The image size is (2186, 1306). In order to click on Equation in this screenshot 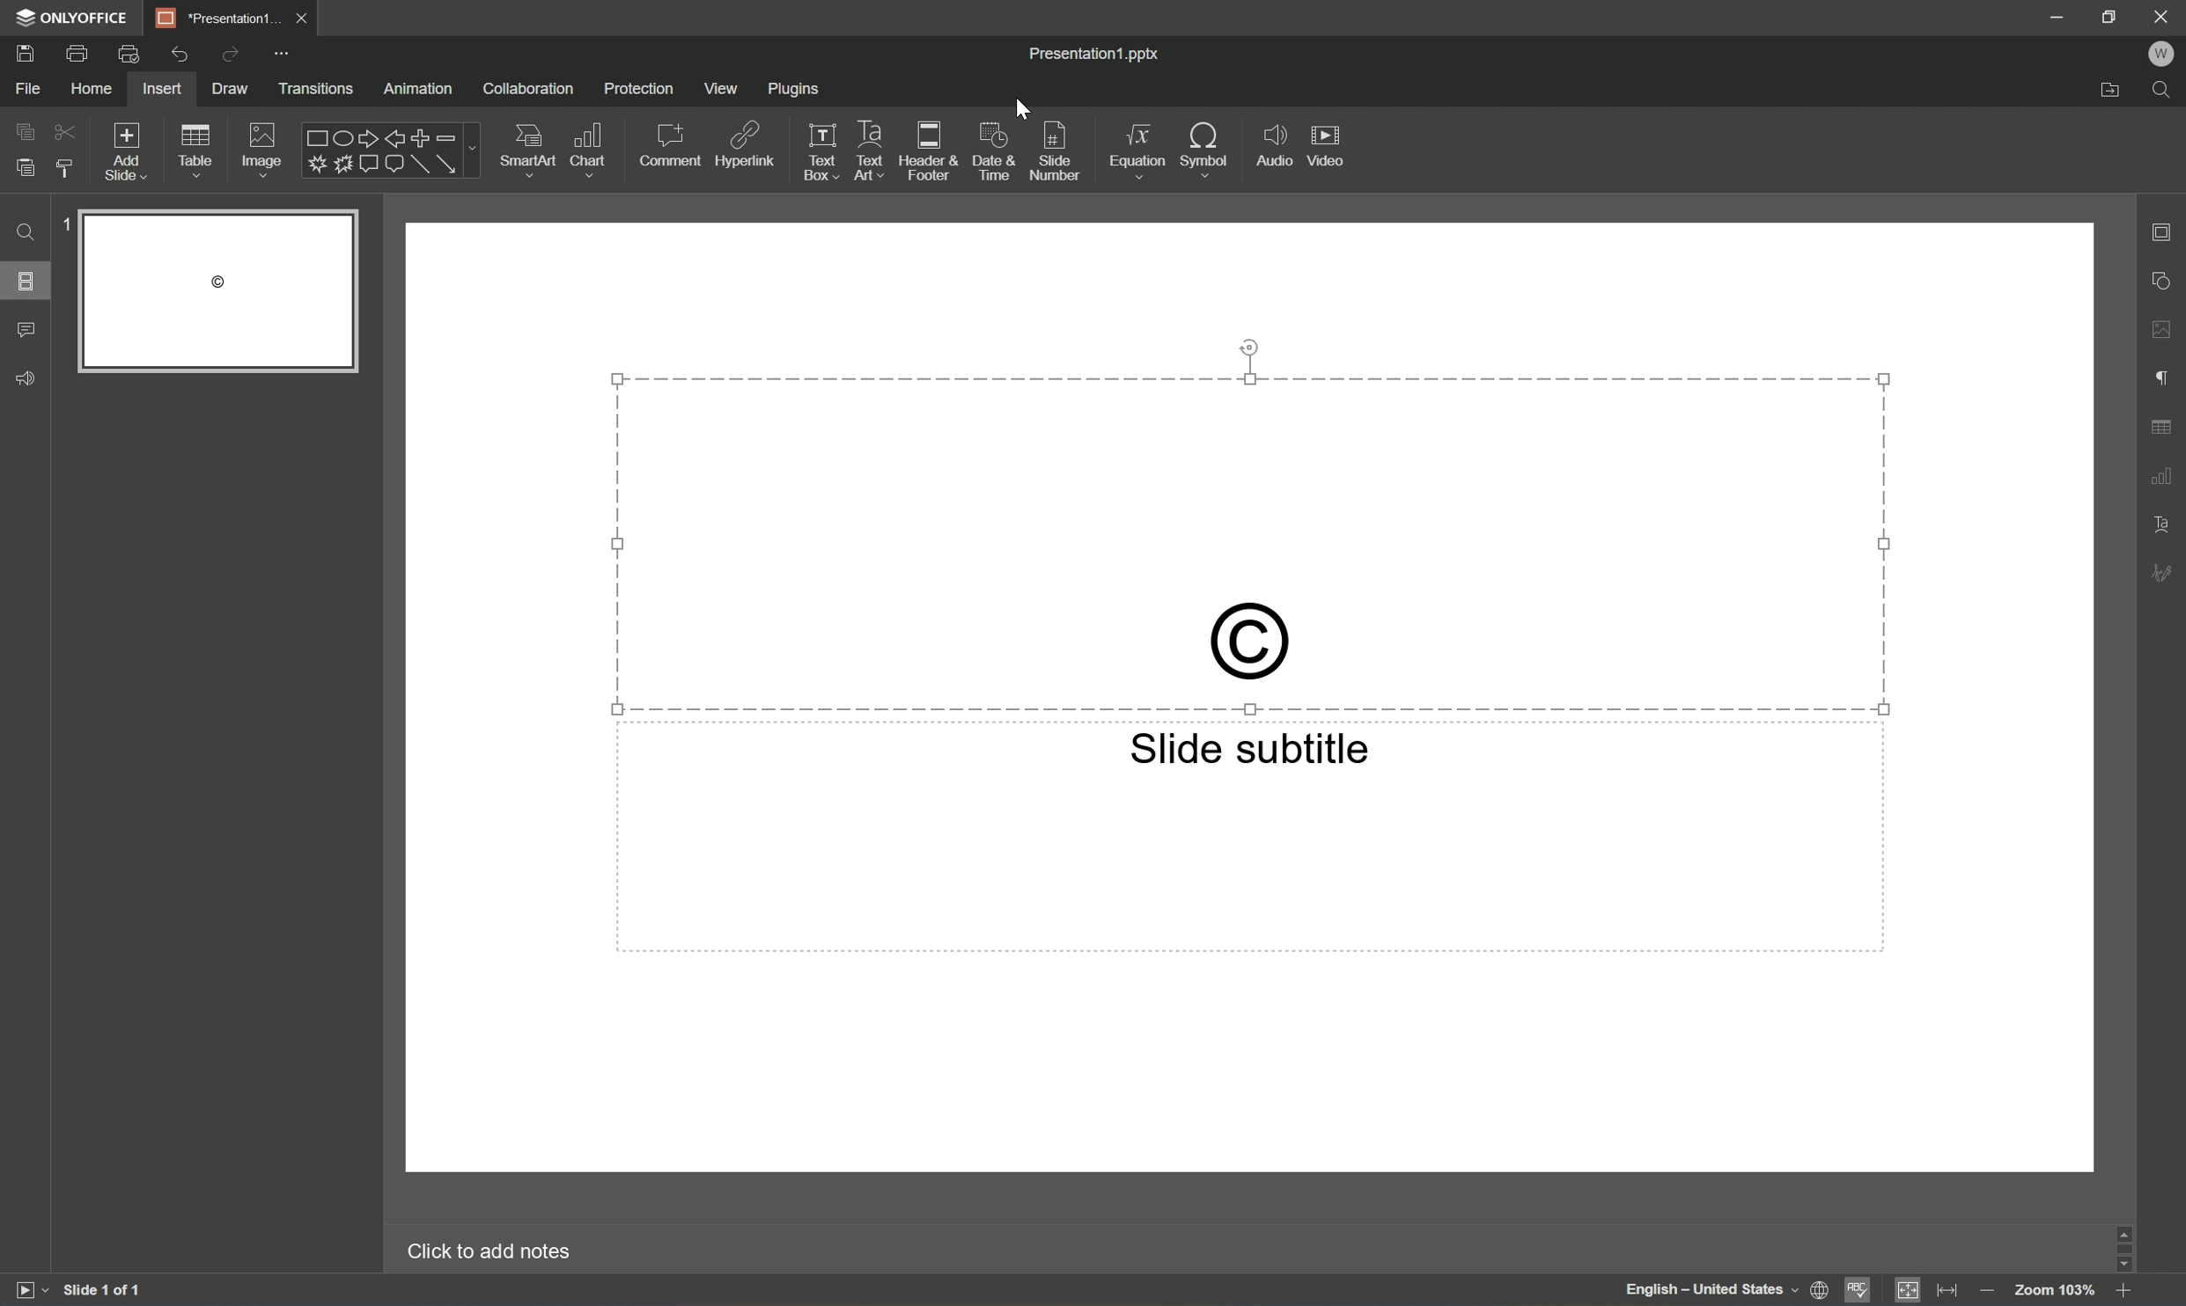, I will do `click(1136, 152)`.